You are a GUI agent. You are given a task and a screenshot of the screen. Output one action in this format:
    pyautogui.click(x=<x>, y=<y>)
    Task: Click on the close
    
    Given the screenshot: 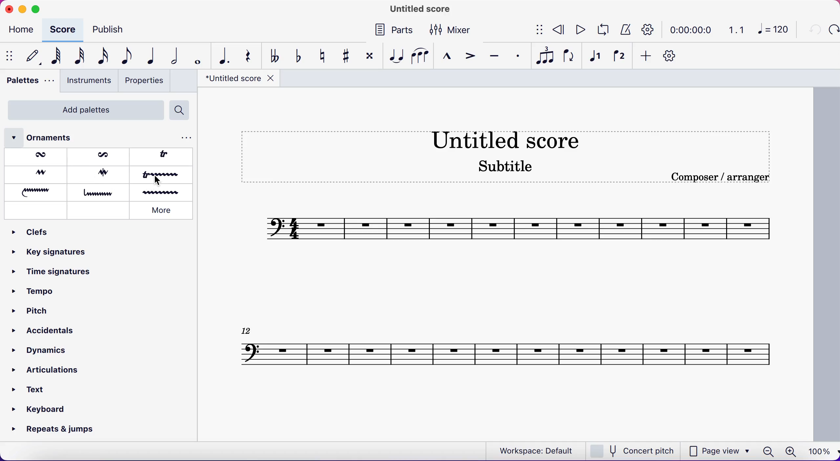 What is the action you would take?
    pyautogui.click(x=9, y=9)
    